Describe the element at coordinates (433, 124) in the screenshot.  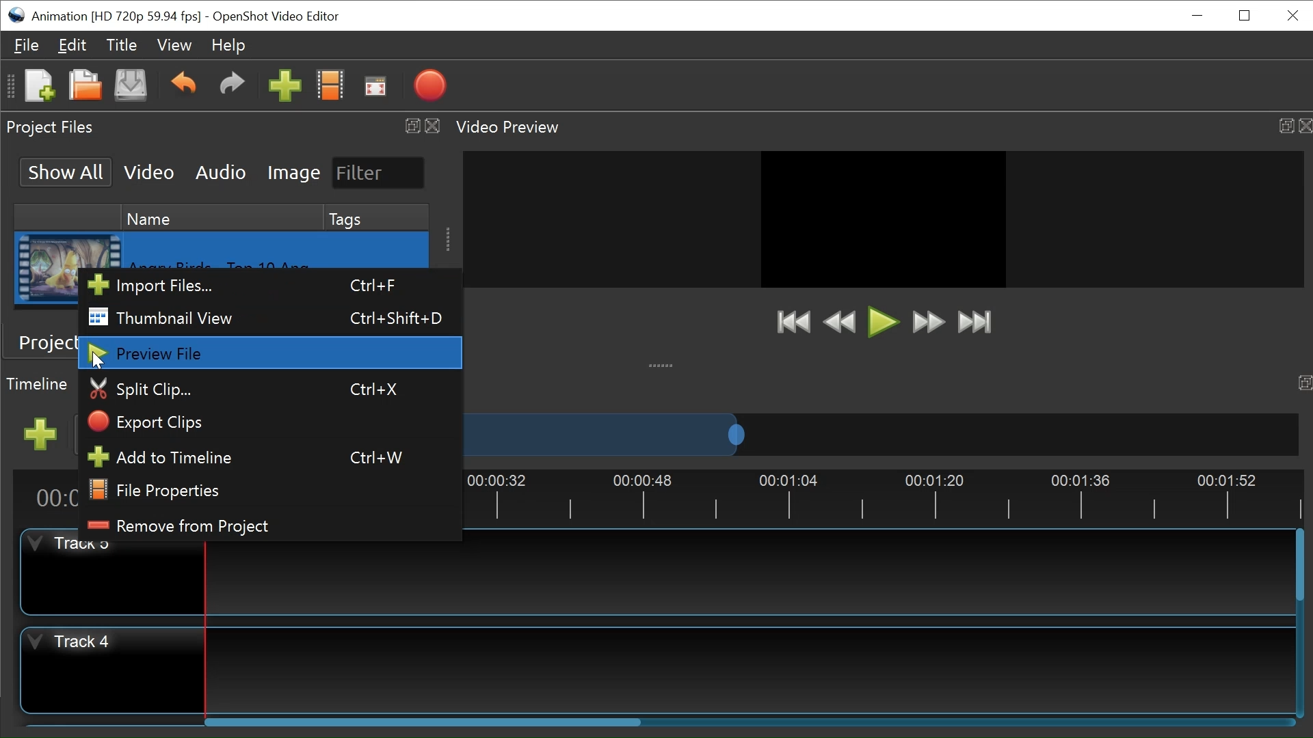
I see `Close` at that location.